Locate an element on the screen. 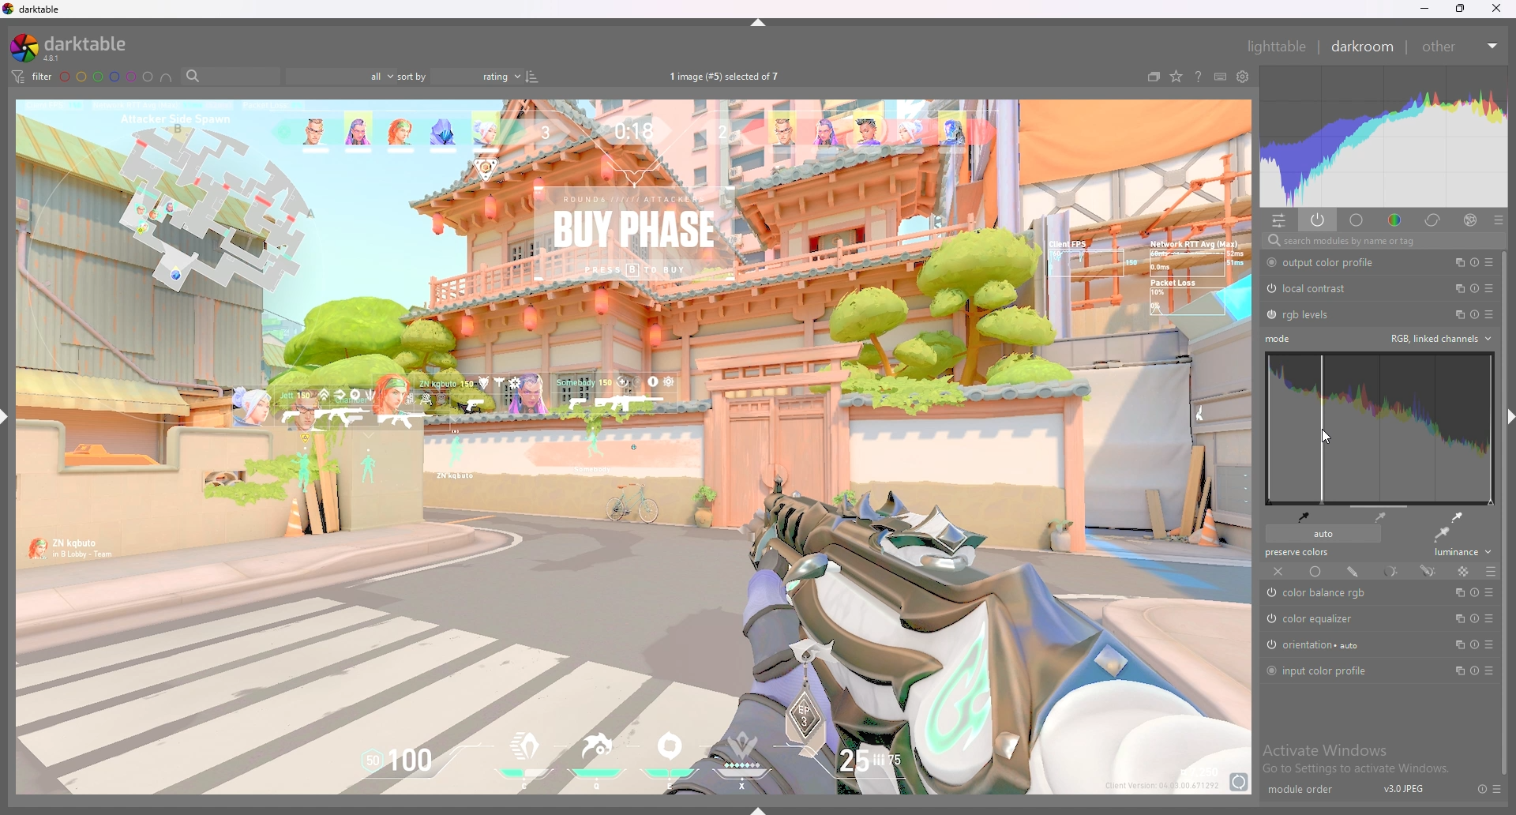 The width and height of the screenshot is (1516, 815). collapse grouped images is located at coordinates (1154, 77).